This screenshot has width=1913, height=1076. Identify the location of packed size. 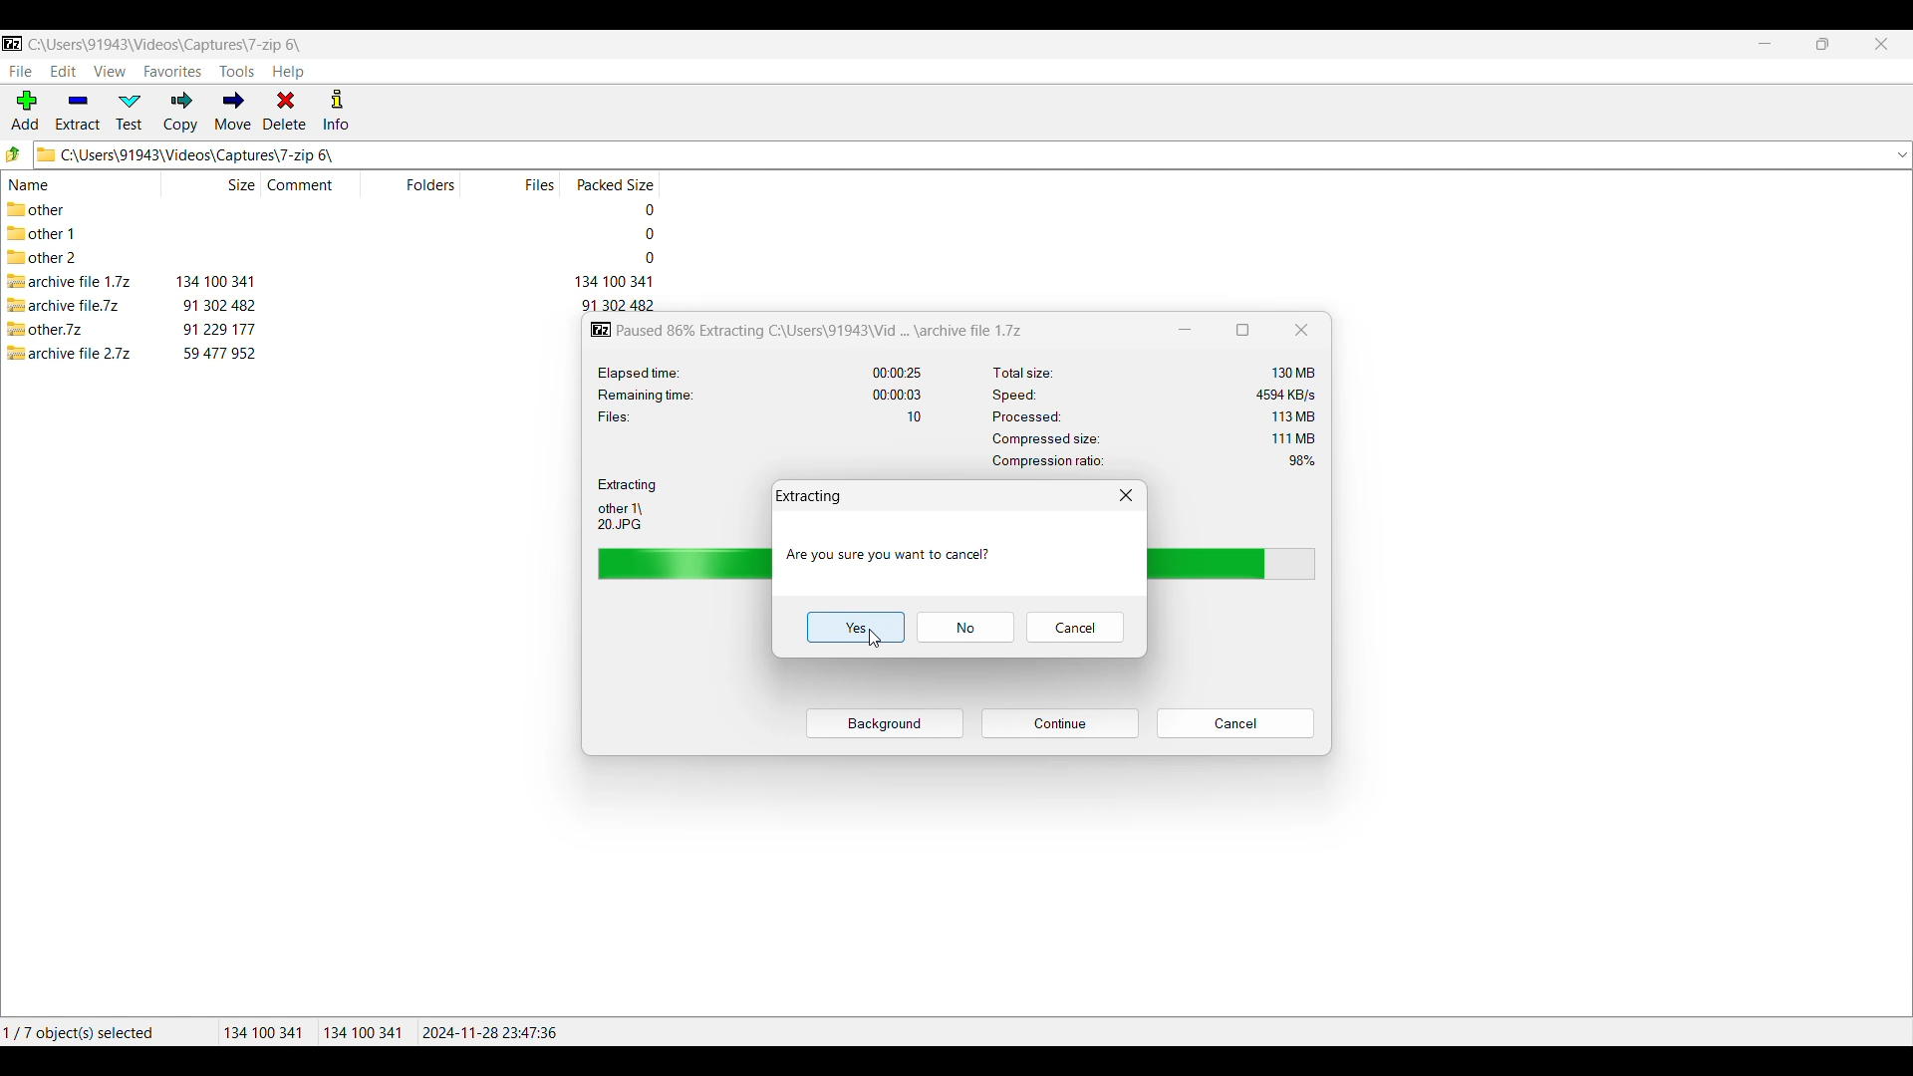
(642, 234).